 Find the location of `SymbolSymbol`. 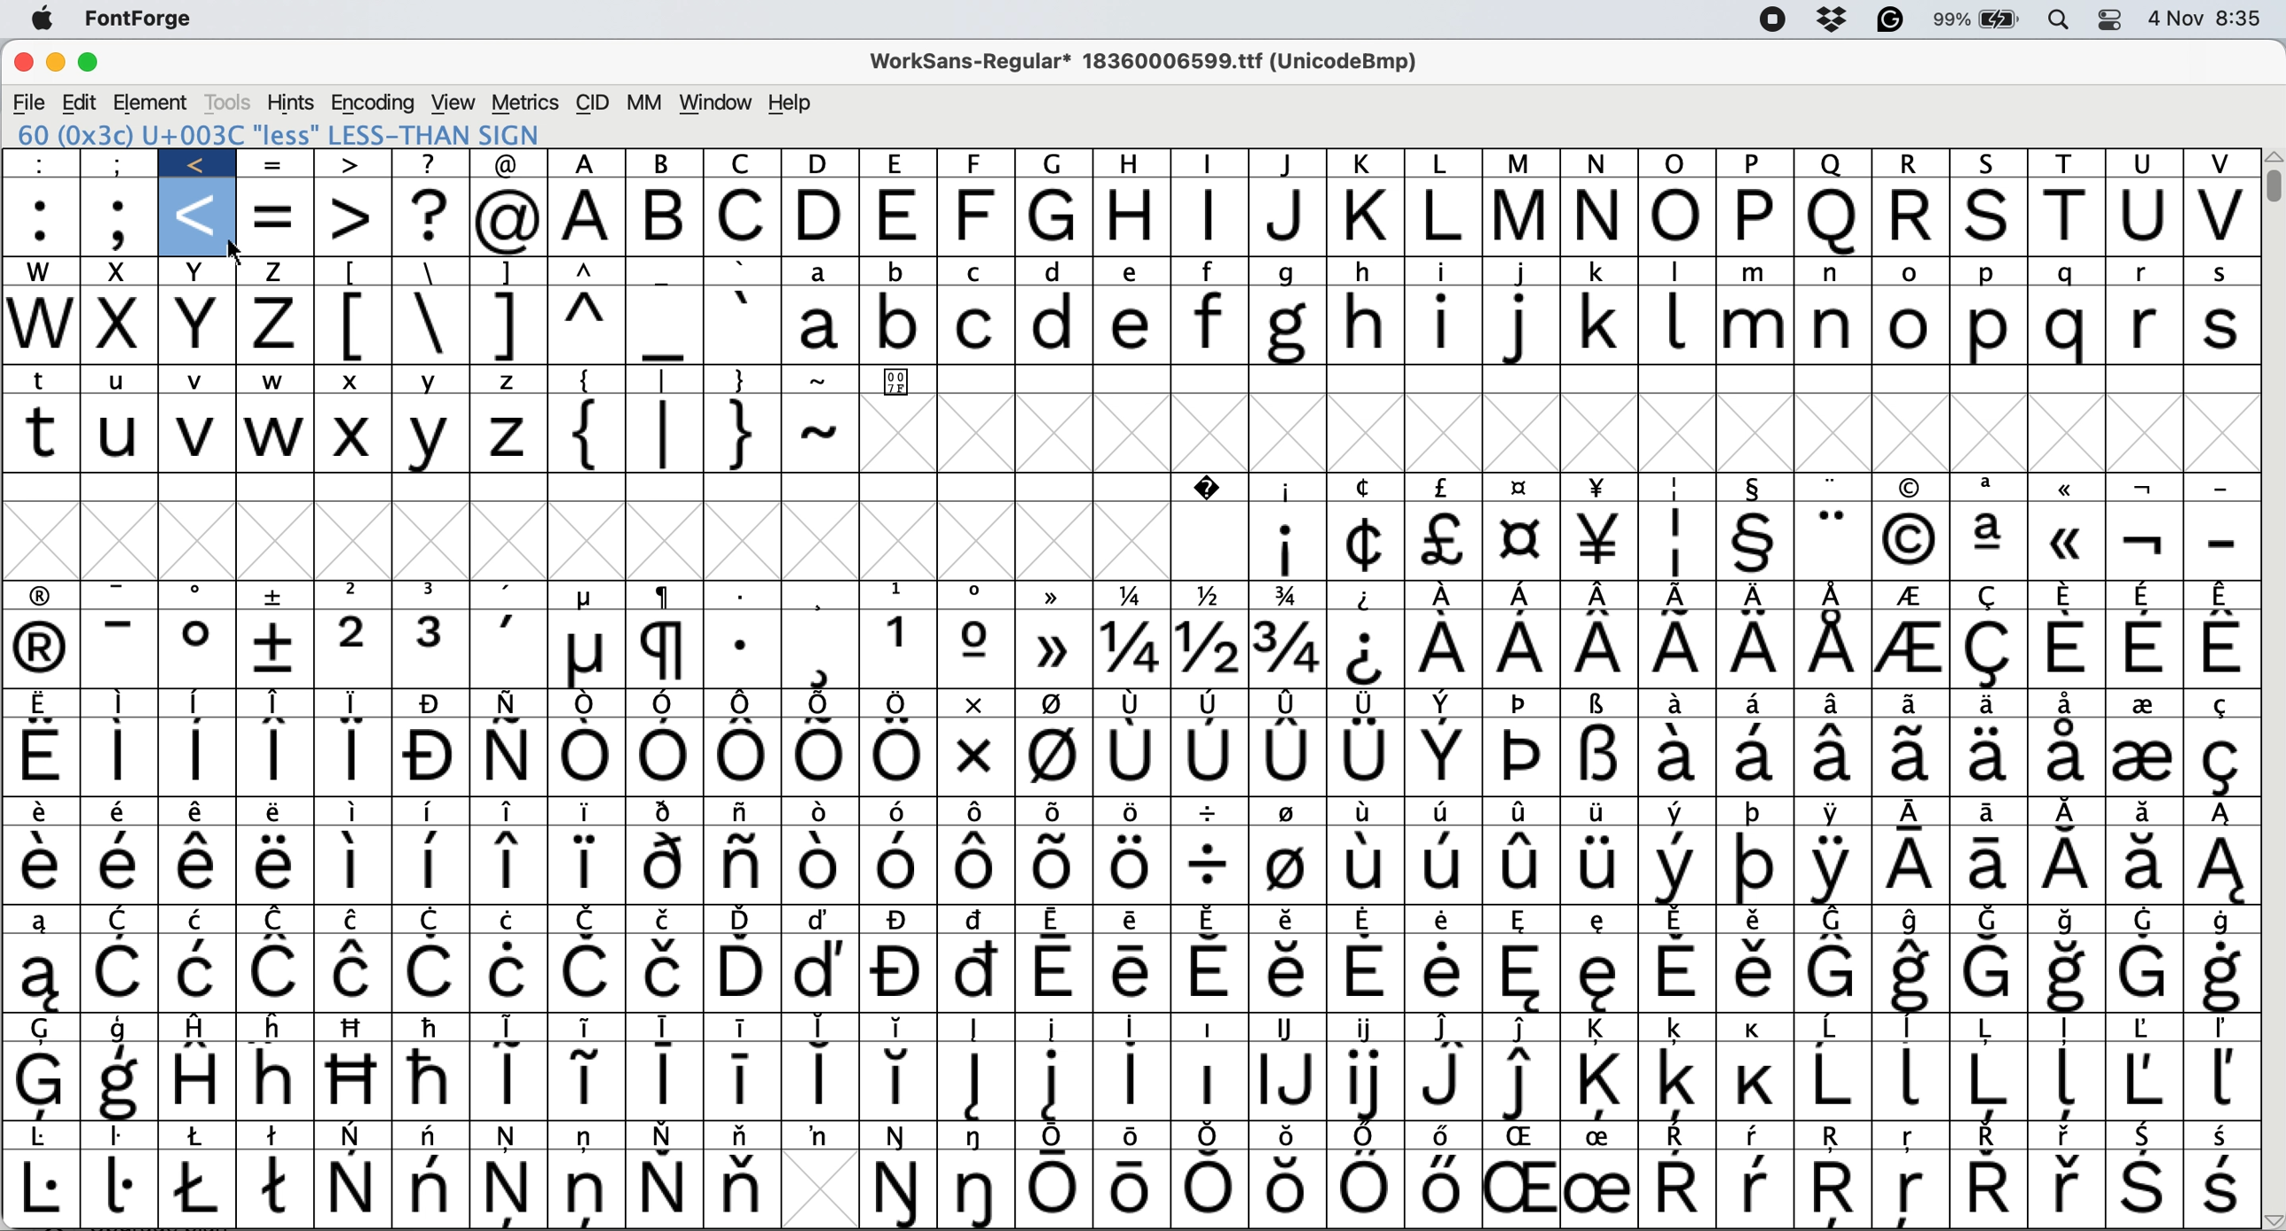

SymbolSymbol is located at coordinates (2068, 975).